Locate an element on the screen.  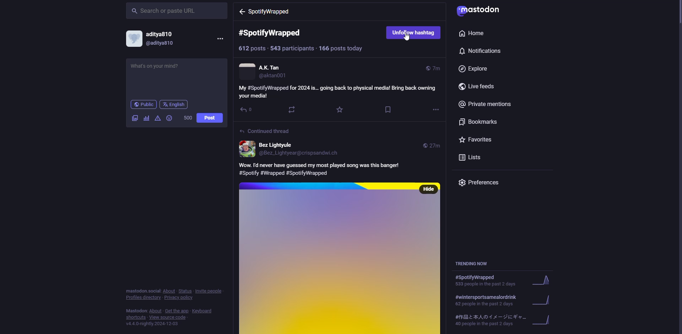
lists is located at coordinates (472, 157).